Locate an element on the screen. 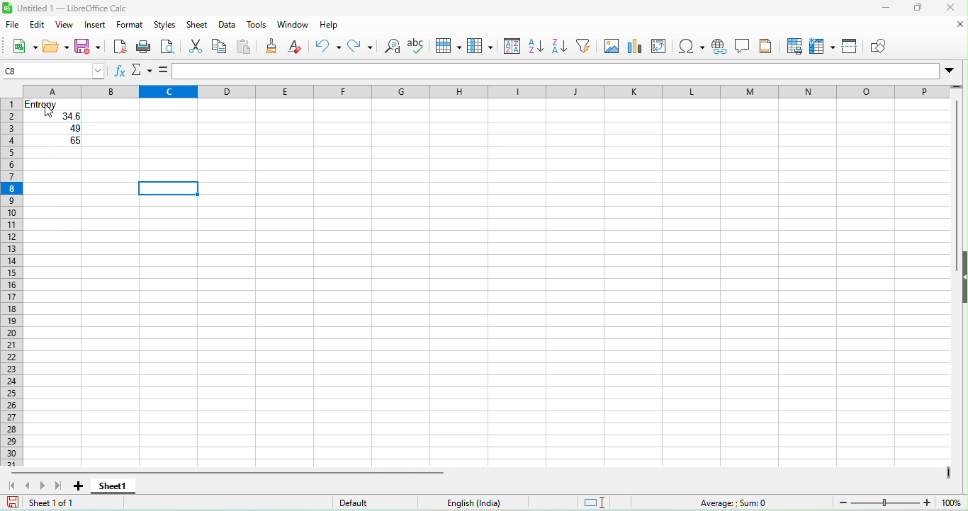  headers and footers is located at coordinates (770, 47).